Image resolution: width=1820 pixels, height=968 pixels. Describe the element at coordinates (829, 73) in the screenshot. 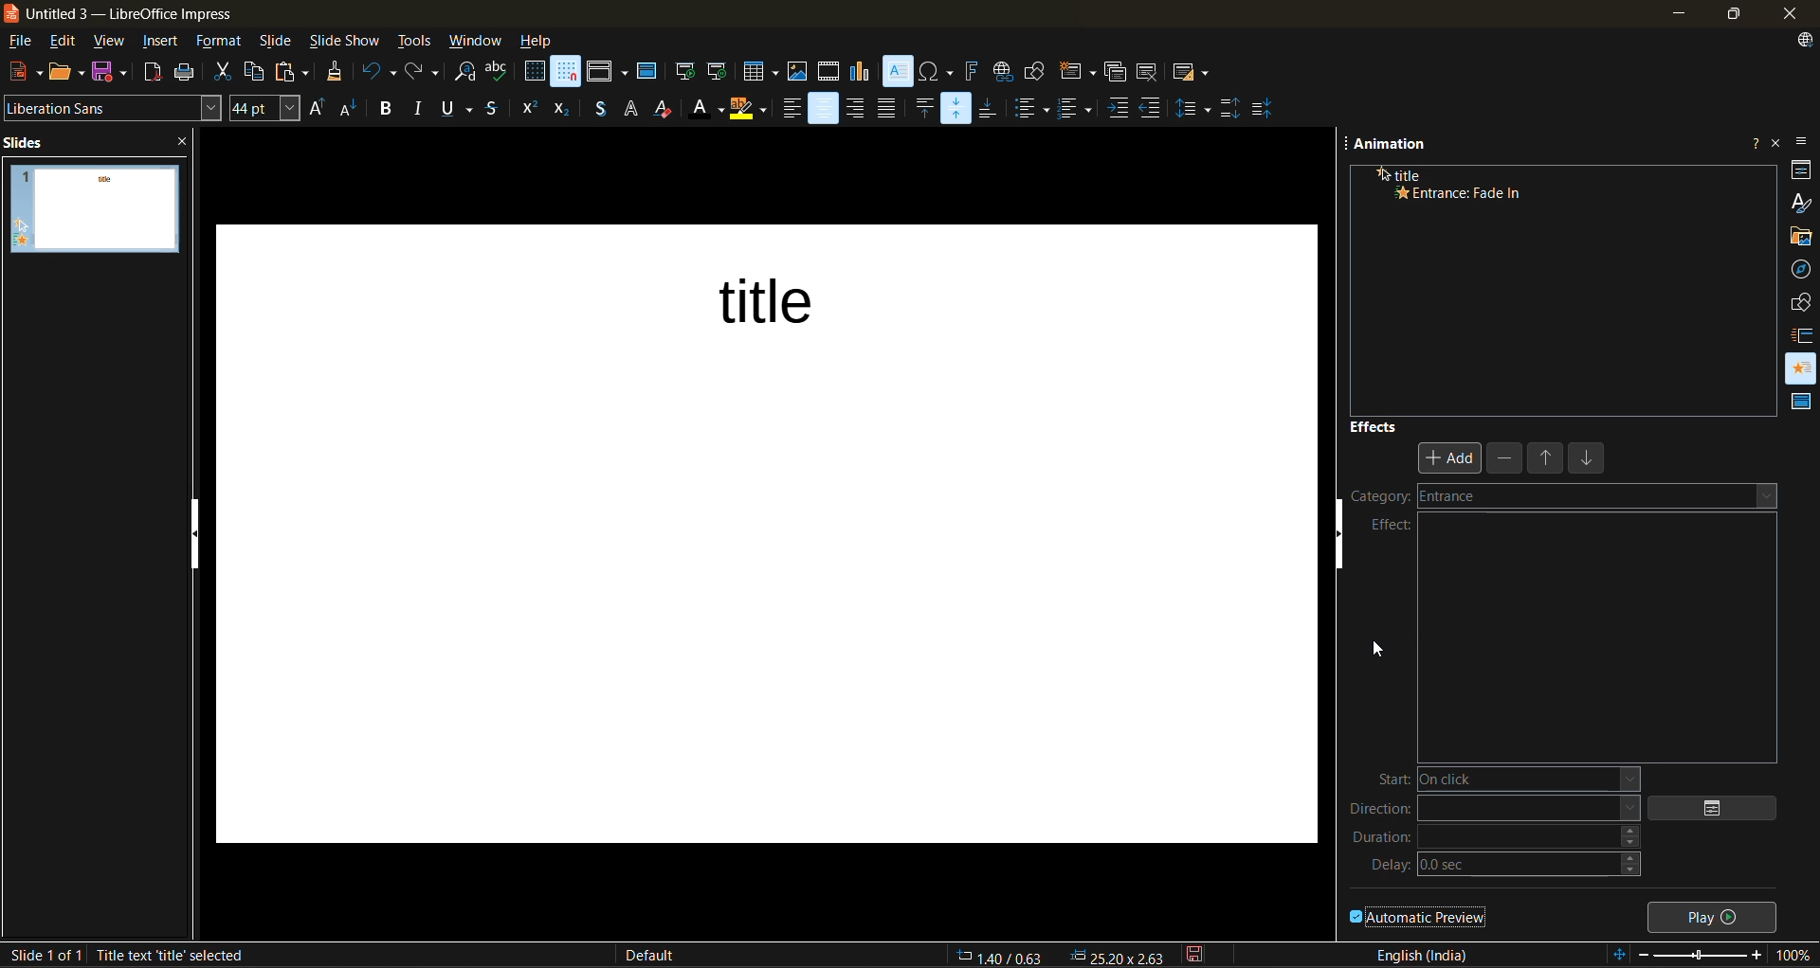

I see `insert audio or video` at that location.